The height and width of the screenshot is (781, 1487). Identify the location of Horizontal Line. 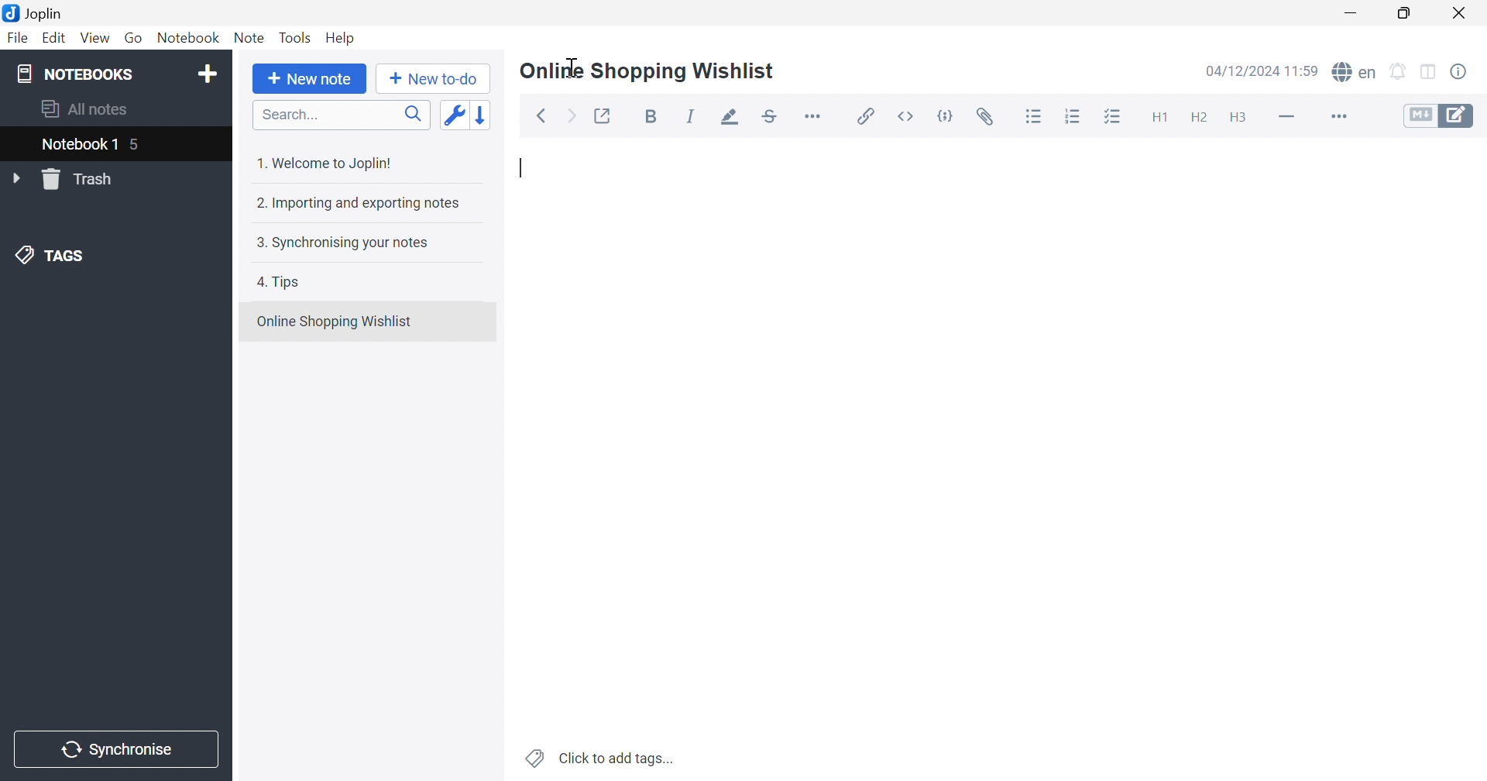
(1286, 118).